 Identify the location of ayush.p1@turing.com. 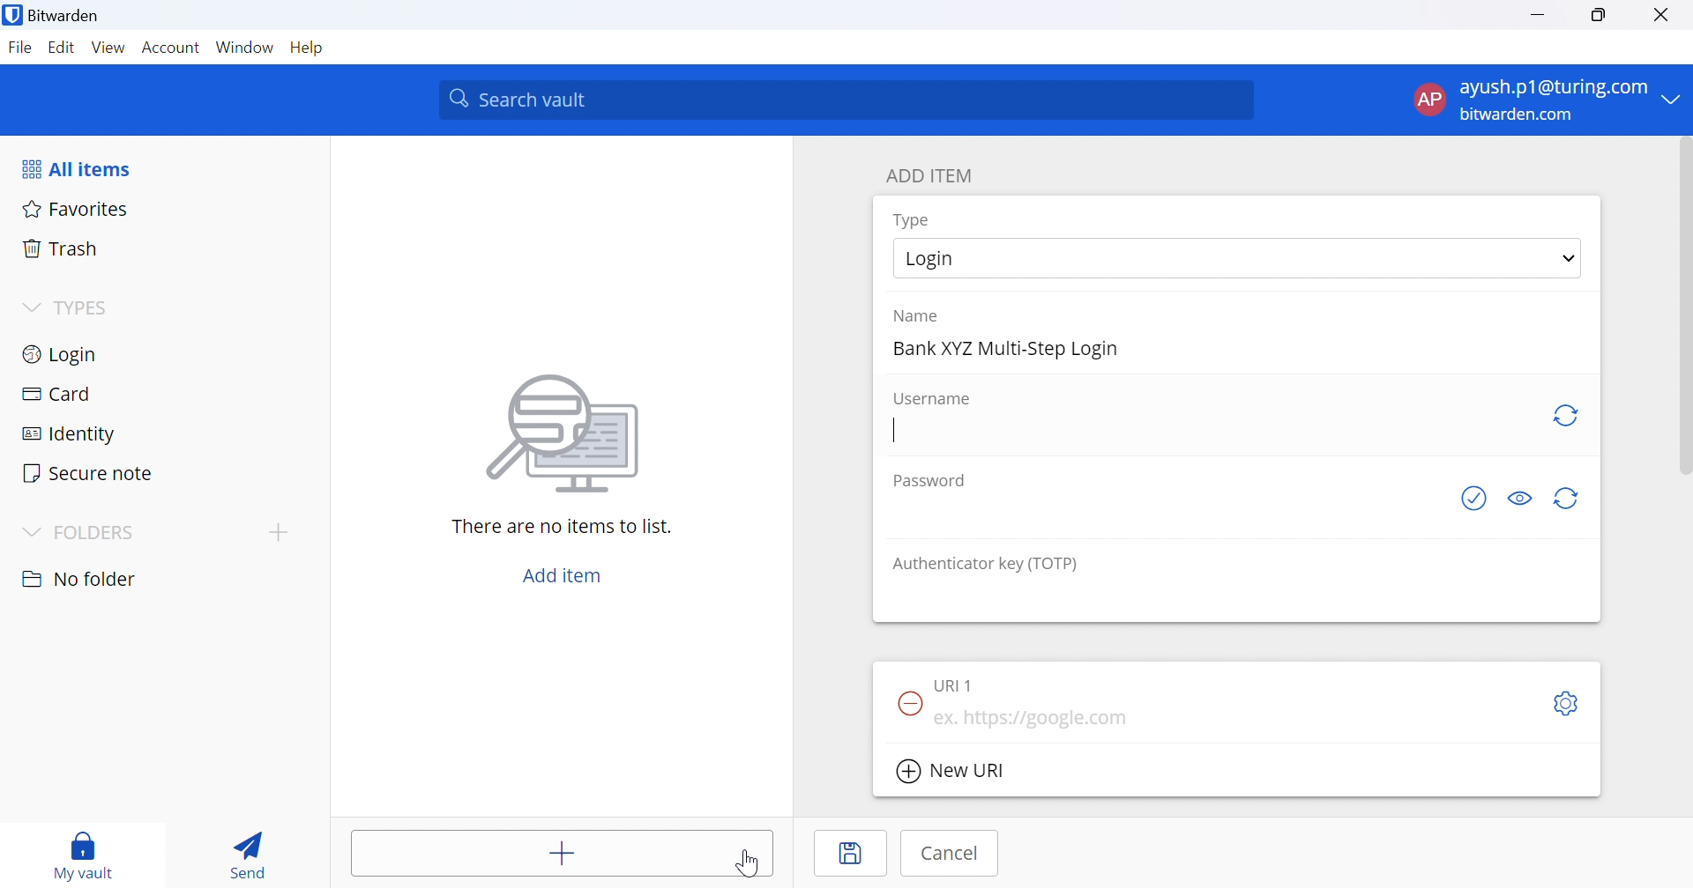
(1555, 87).